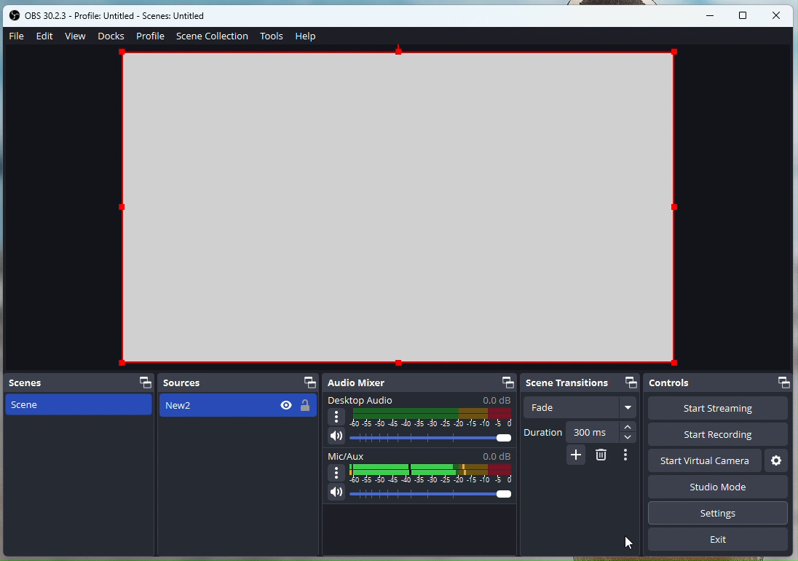  What do you see at coordinates (344, 455) in the screenshot?
I see `Mic/Aux` at bounding box center [344, 455].